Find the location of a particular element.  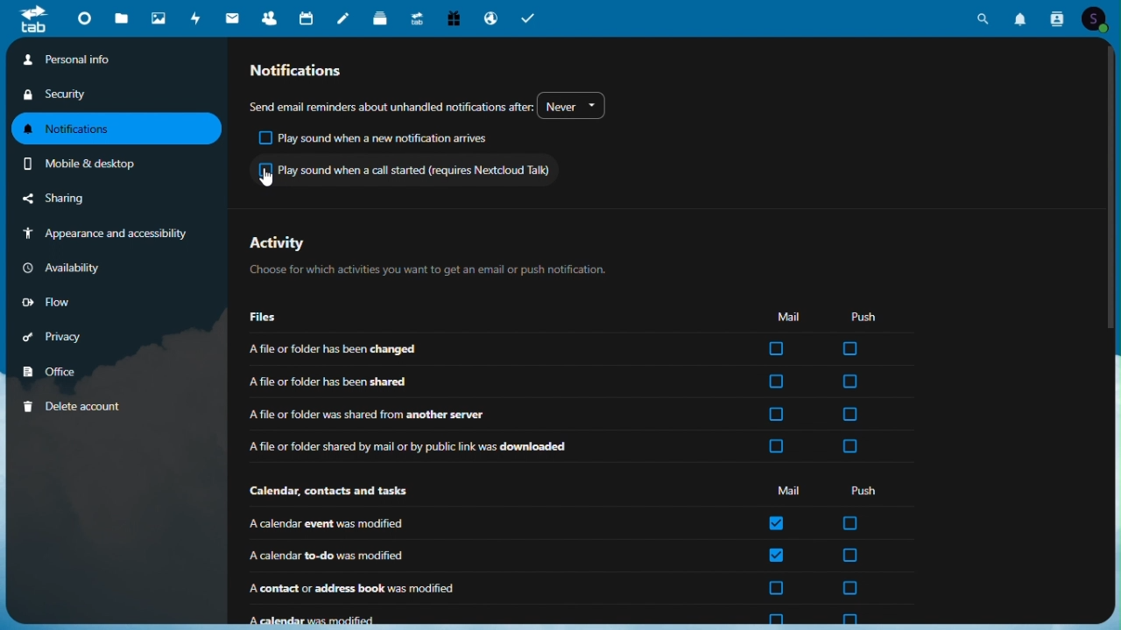

check box is located at coordinates (778, 415).